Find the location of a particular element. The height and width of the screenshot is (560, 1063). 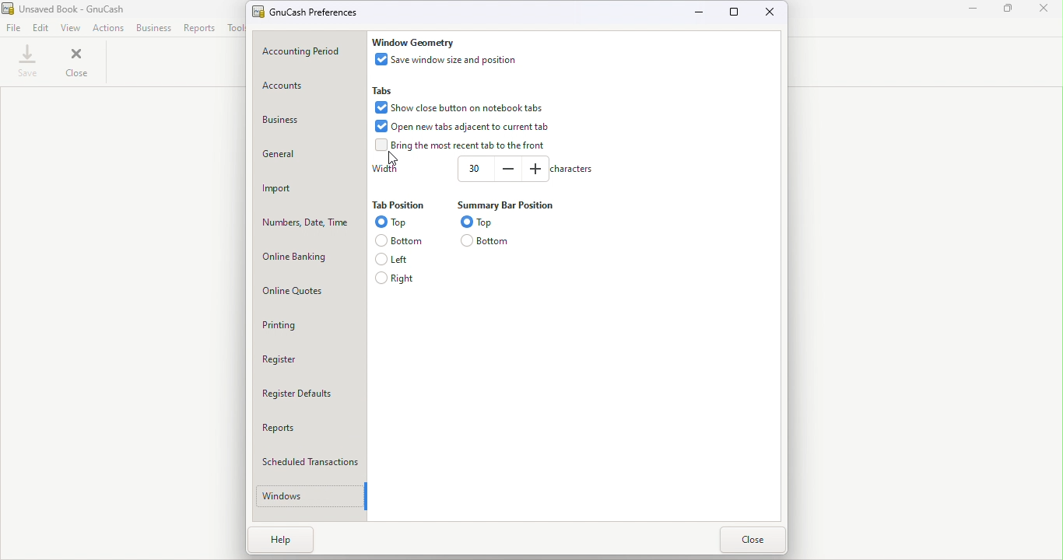

Reports is located at coordinates (311, 425).